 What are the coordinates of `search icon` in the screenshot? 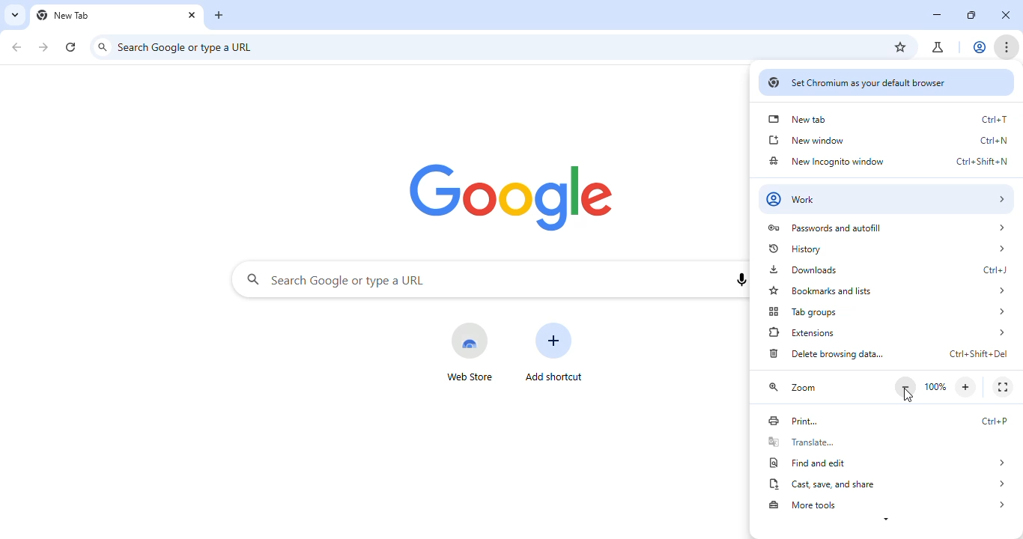 It's located at (103, 47).